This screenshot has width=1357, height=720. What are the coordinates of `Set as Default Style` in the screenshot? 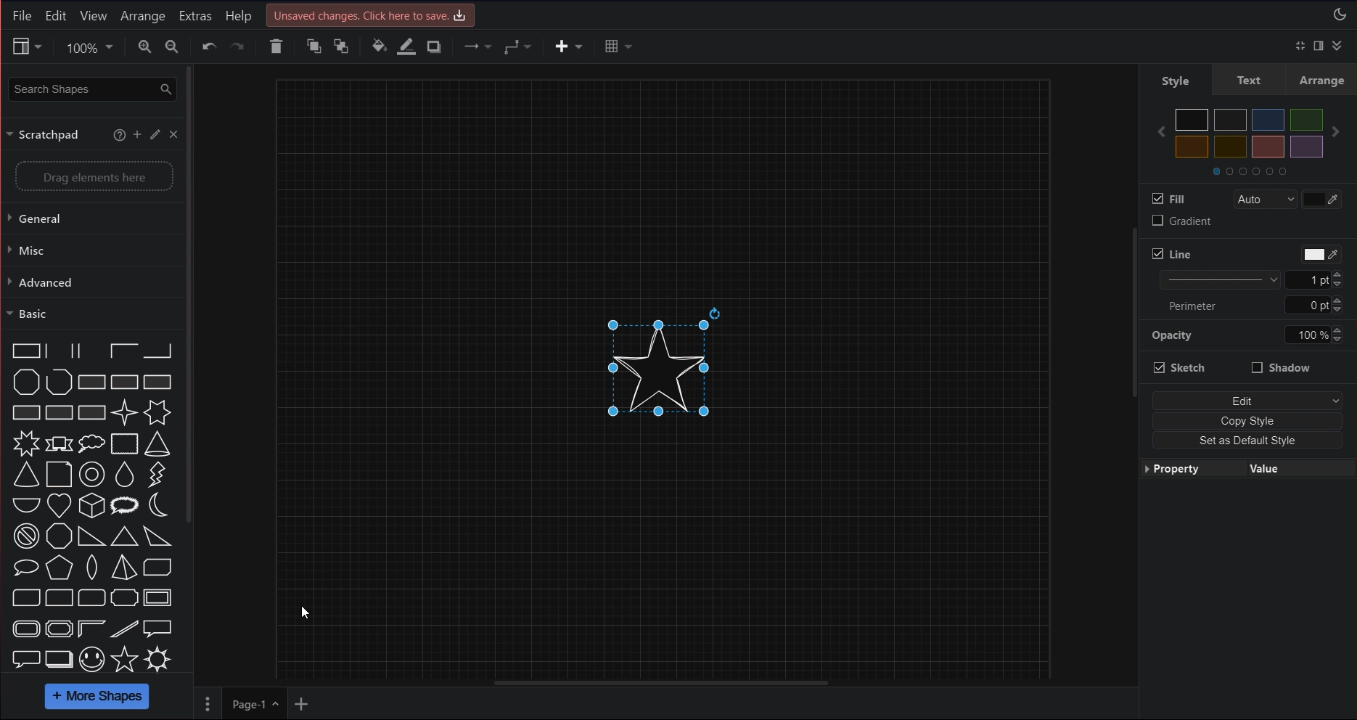 It's located at (1247, 441).